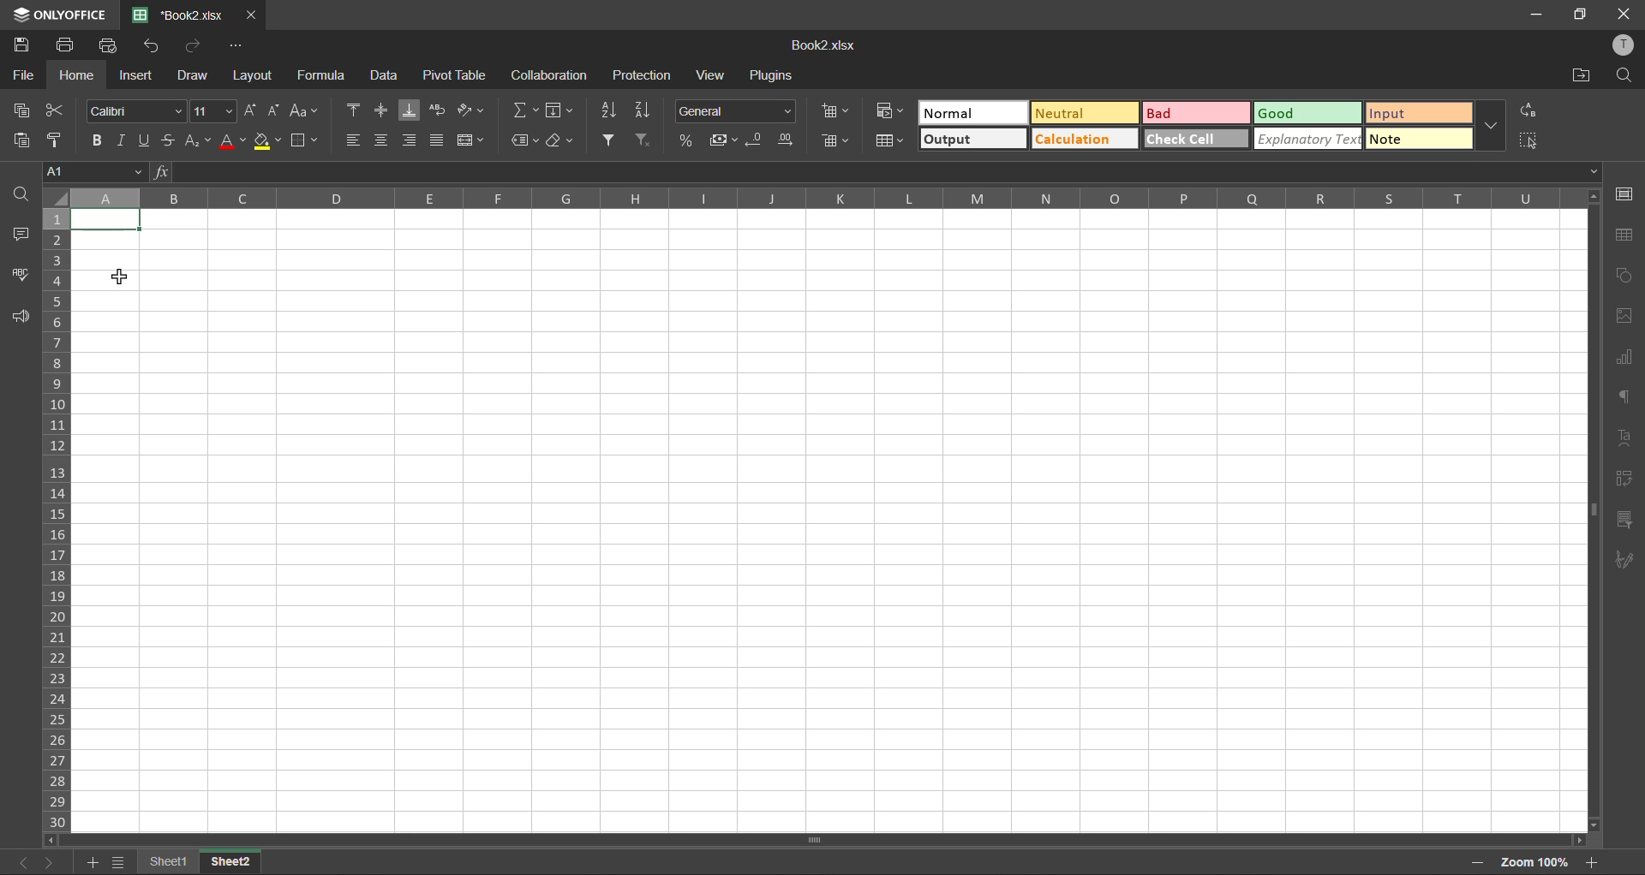  What do you see at coordinates (1421, 138) in the screenshot?
I see `note` at bounding box center [1421, 138].